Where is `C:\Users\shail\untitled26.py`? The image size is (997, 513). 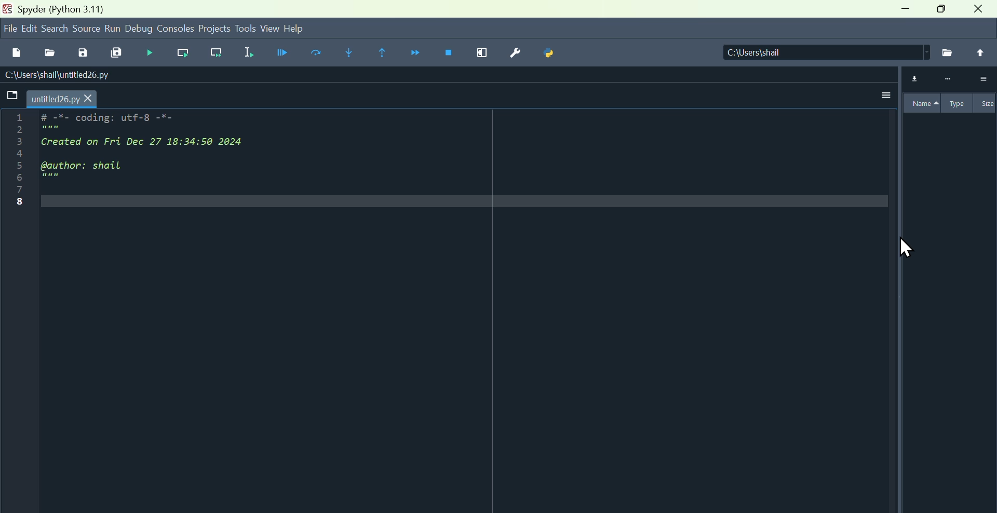
C:\Users\shail\untitled26.py is located at coordinates (68, 75).